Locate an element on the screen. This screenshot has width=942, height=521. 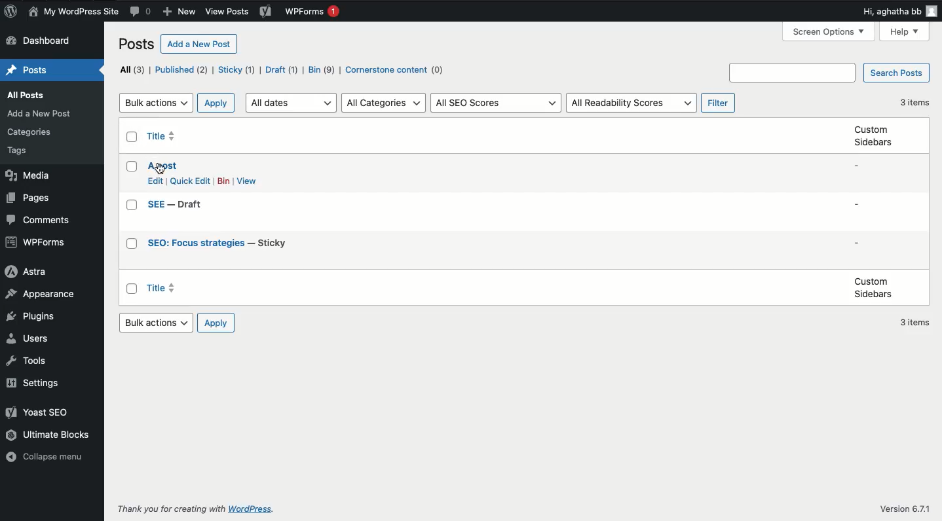
 is located at coordinates (43, 113).